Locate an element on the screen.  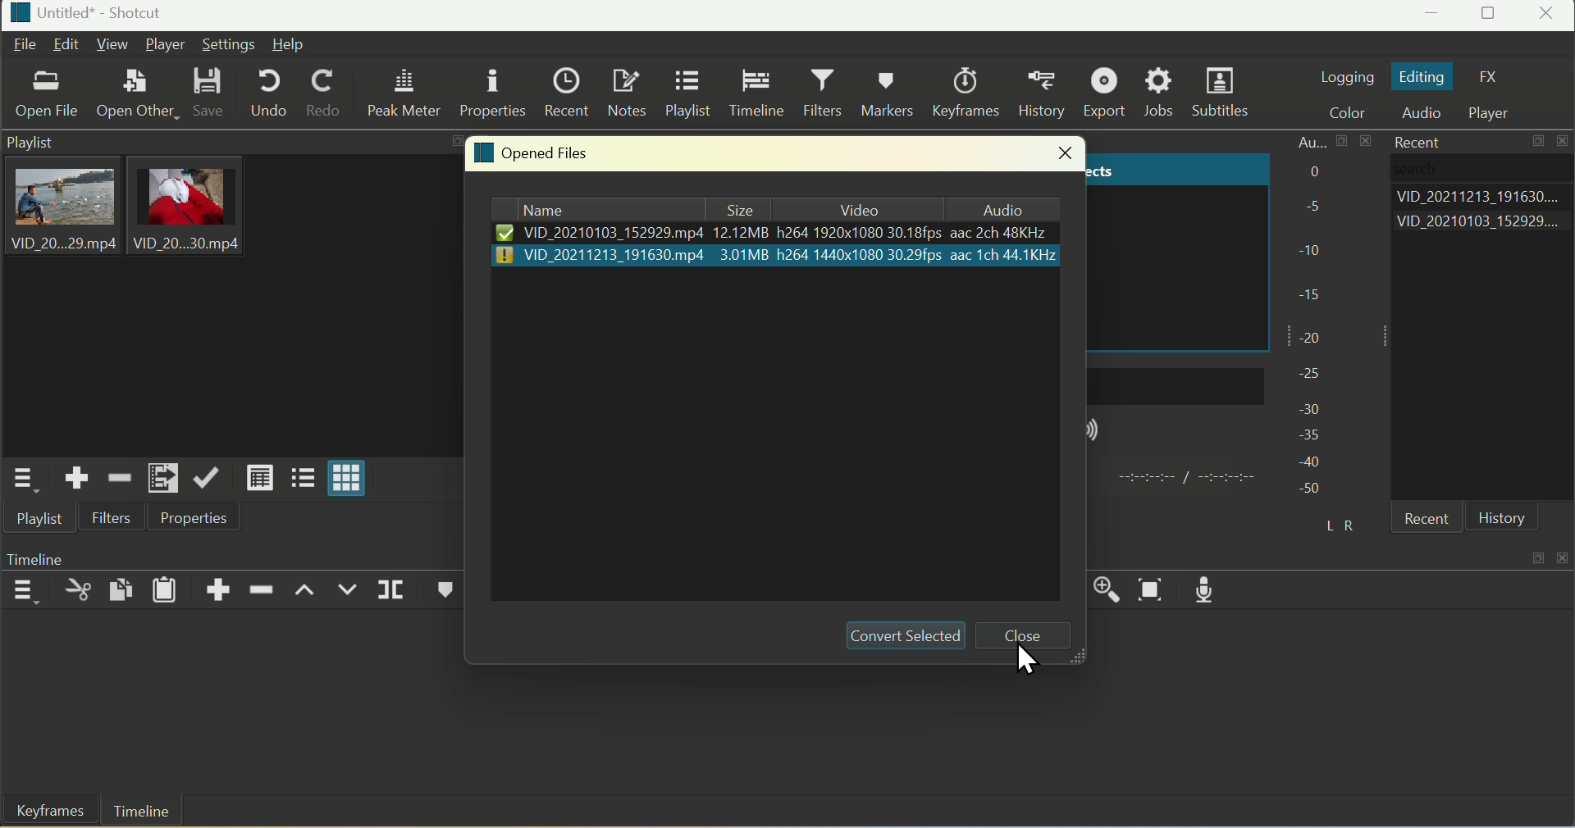
Edit is located at coordinates (67, 43).